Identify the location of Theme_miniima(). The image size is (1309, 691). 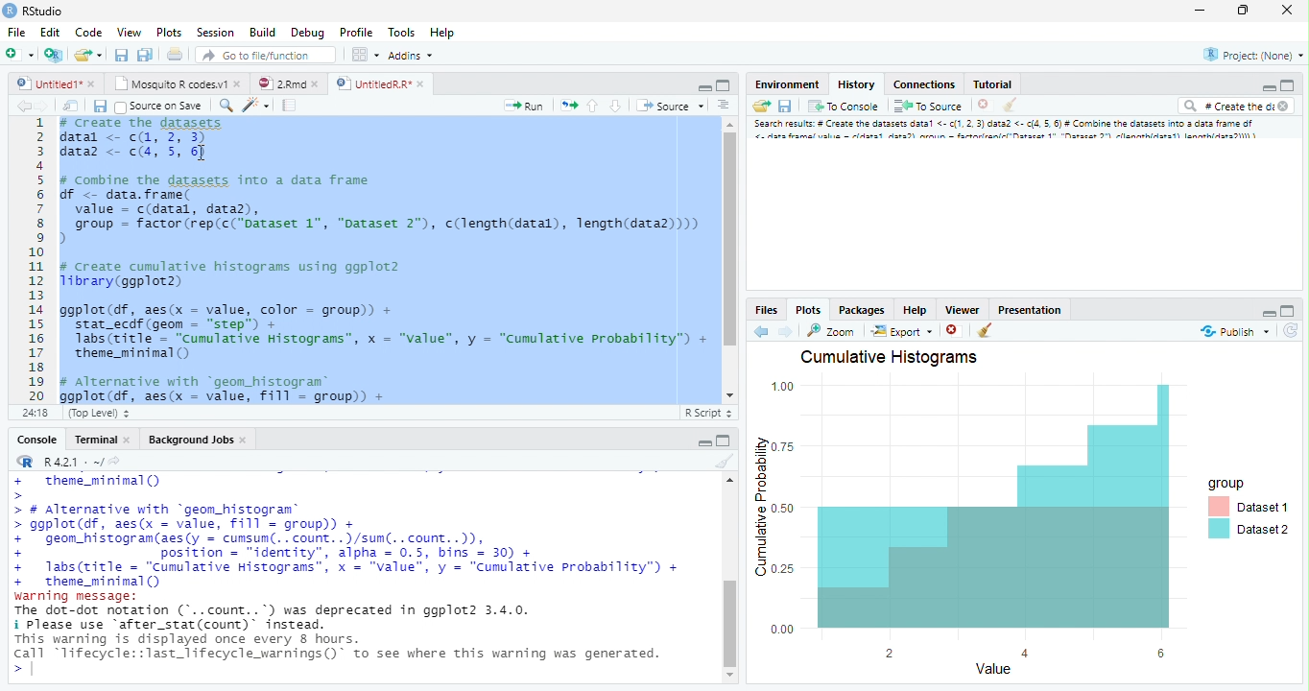
(136, 480).